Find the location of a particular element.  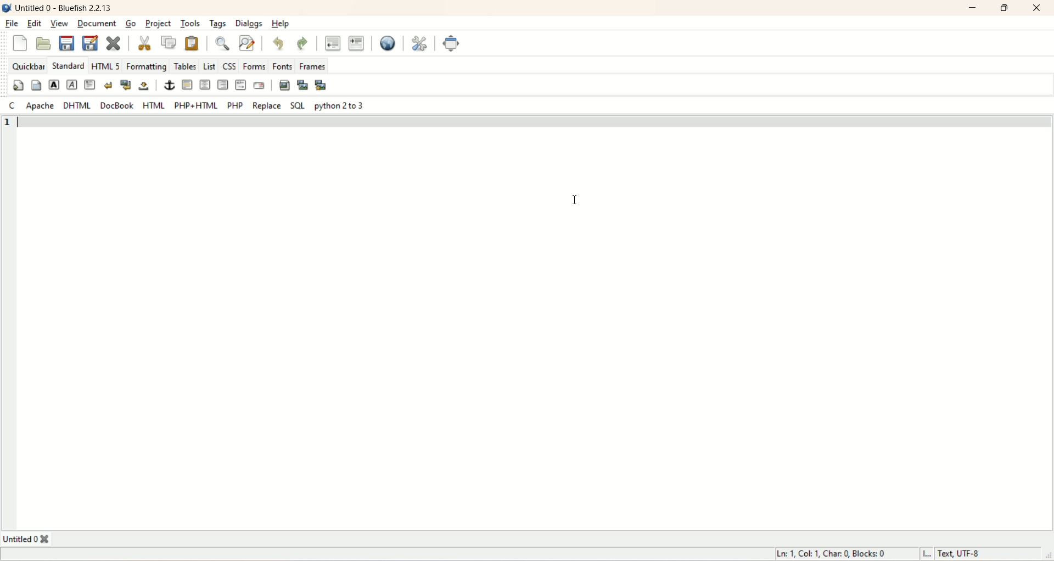

LIST is located at coordinates (209, 65).